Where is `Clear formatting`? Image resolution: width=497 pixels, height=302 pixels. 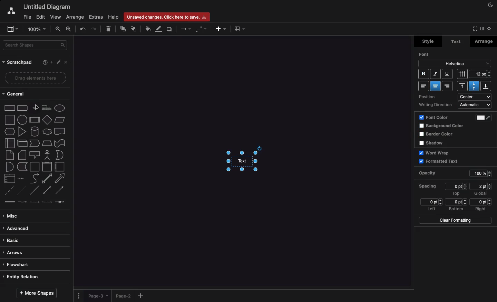
Clear formatting is located at coordinates (455, 220).